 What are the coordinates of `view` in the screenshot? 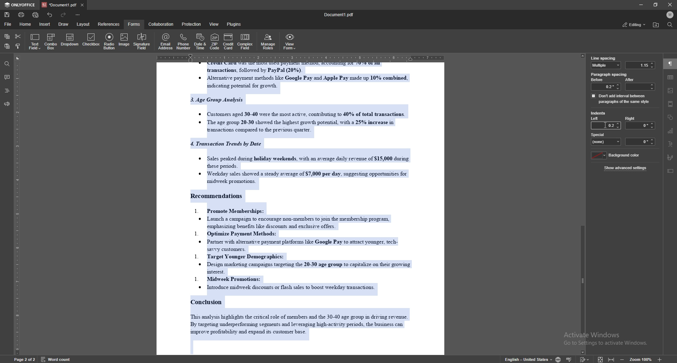 It's located at (215, 24).